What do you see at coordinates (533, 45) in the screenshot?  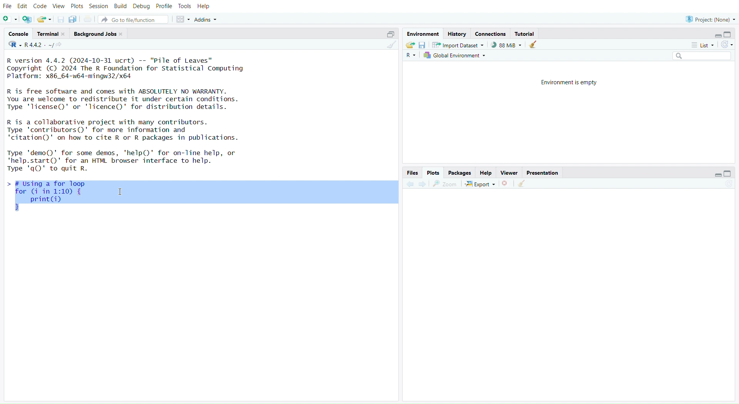 I see `clear object` at bounding box center [533, 45].